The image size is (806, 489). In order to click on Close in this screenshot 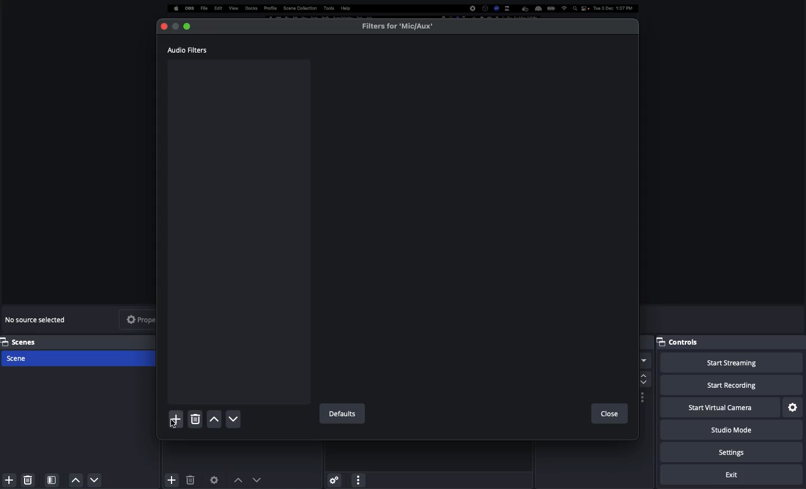, I will do `click(164, 27)`.